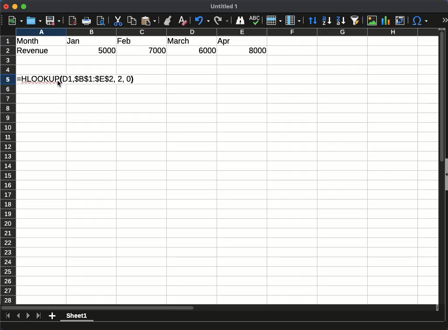 The width and height of the screenshot is (448, 330). Describe the element at coordinates (206, 50) in the screenshot. I see `6000` at that location.